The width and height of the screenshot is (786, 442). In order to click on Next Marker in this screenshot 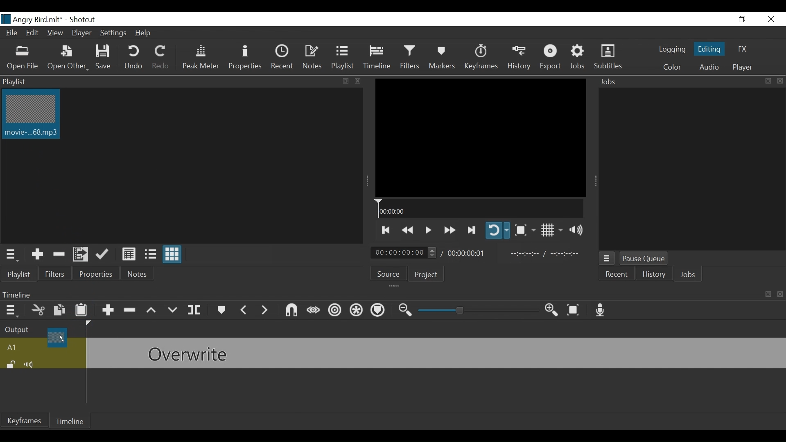, I will do `click(266, 310)`.